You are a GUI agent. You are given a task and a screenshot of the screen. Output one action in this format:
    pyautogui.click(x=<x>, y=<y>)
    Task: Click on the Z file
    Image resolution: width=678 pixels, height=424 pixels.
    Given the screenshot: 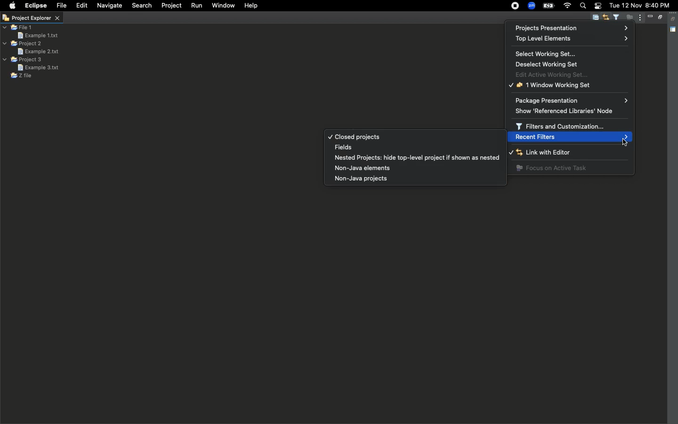 What is the action you would take?
    pyautogui.click(x=21, y=76)
    